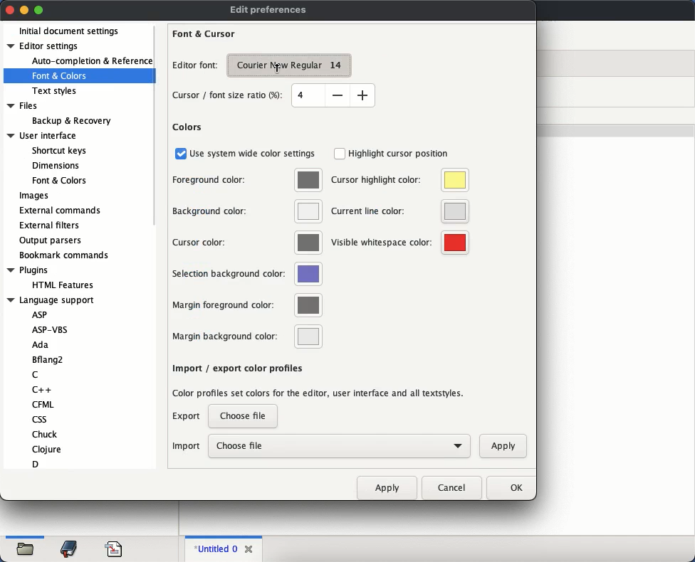 The height and width of the screenshot is (562, 695). I want to click on clojure, so click(48, 449).